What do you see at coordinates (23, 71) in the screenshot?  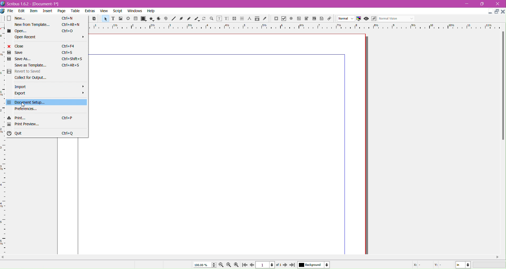 I see `revert to saved` at bounding box center [23, 71].